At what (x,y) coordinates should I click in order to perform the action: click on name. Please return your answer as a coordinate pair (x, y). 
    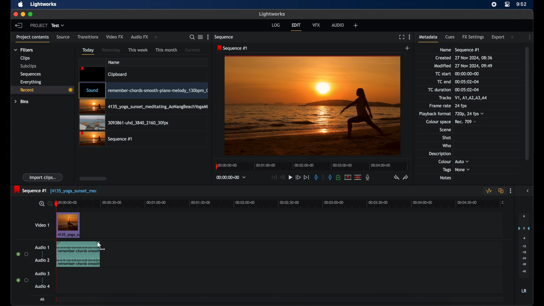
    Looking at the image, I should click on (445, 50).